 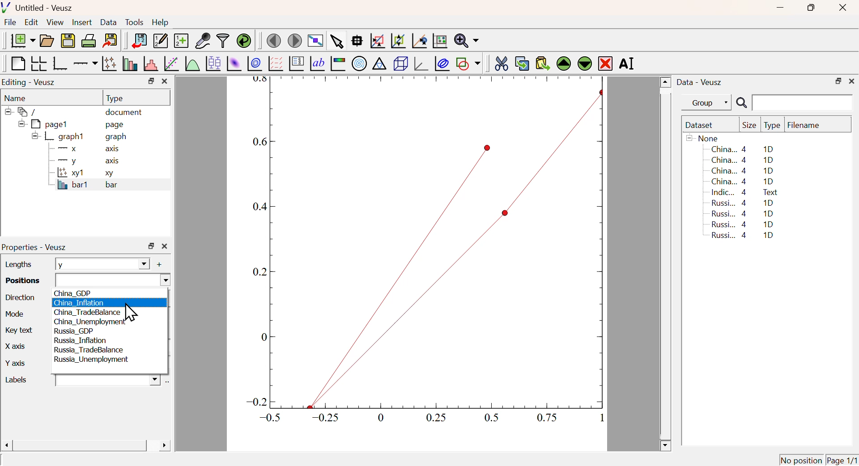 I want to click on Page 1/1, so click(x=841, y=460).